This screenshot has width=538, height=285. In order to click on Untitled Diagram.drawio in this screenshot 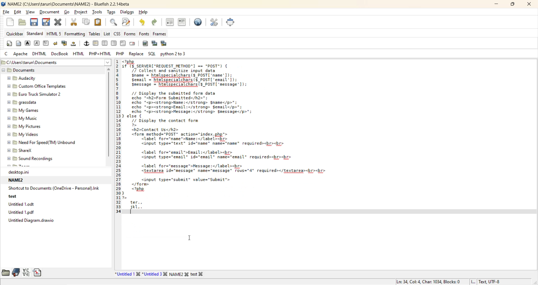, I will do `click(35, 222)`.